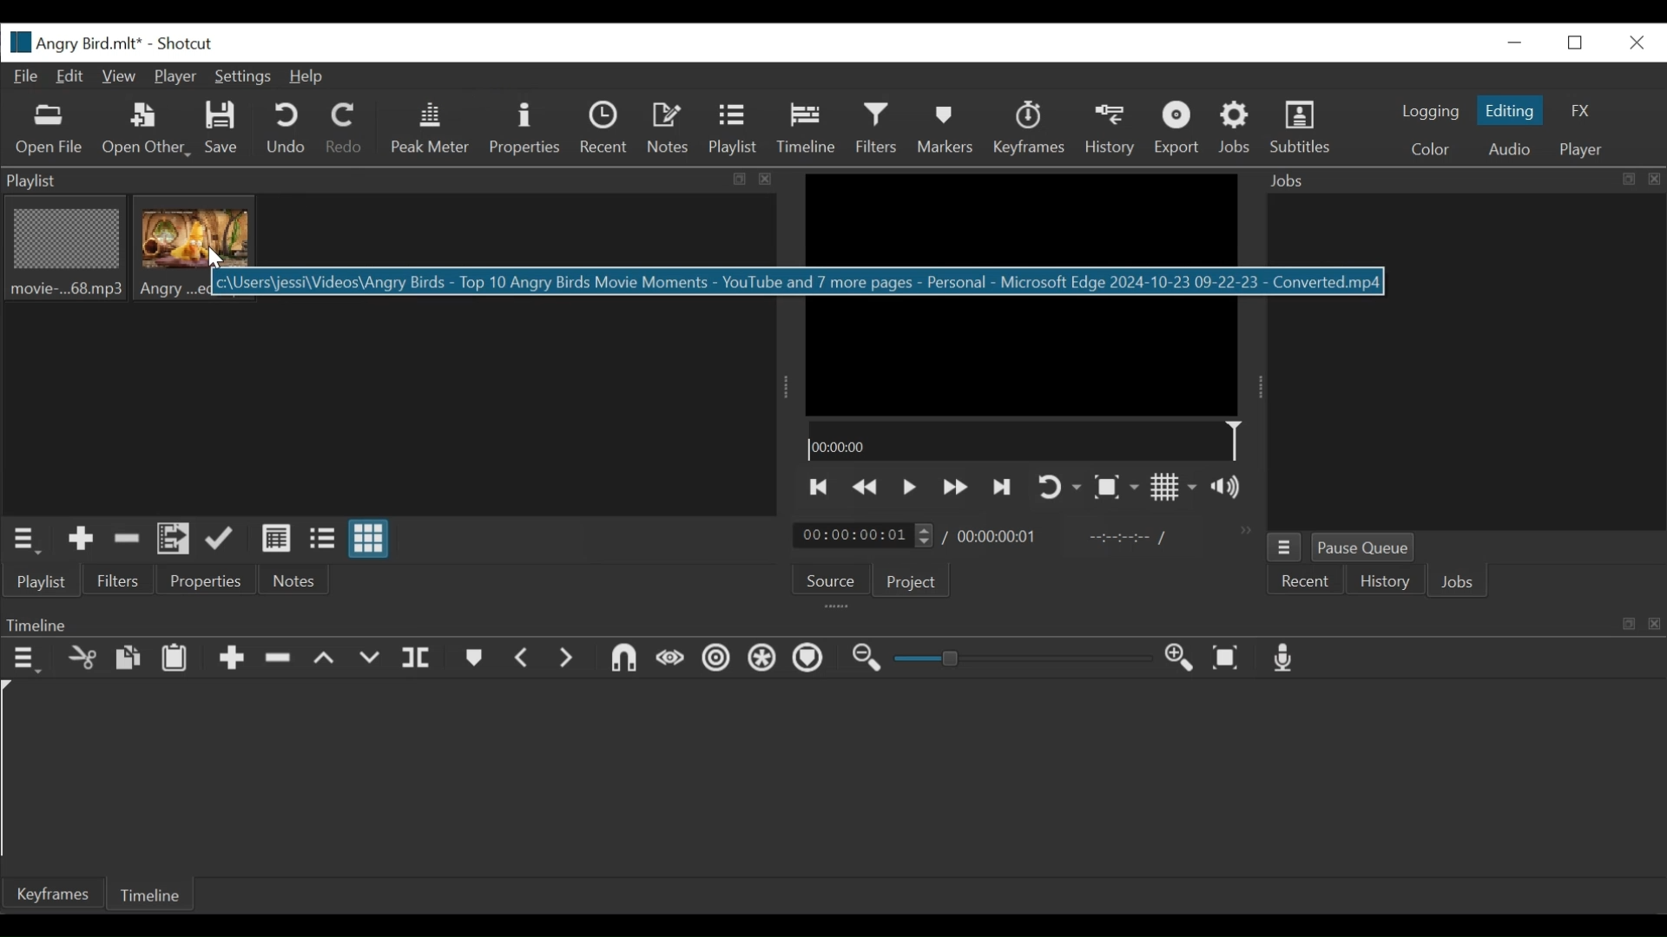 The width and height of the screenshot is (1667, 937). I want to click on Cursor, so click(215, 260).